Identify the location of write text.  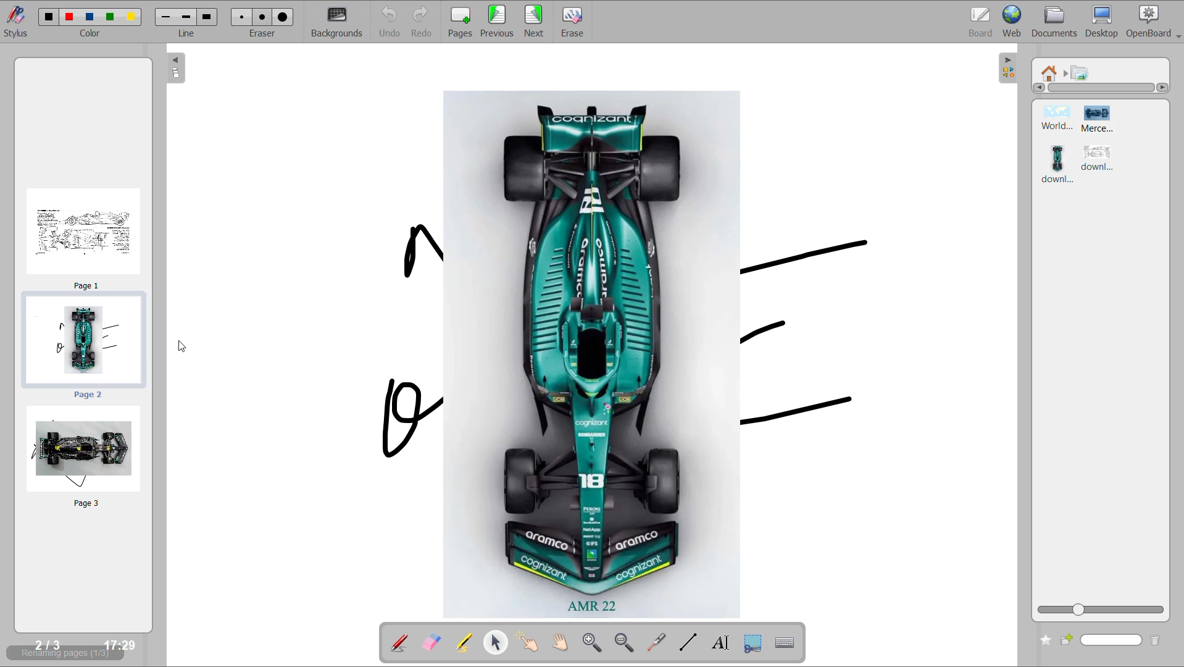
(722, 644).